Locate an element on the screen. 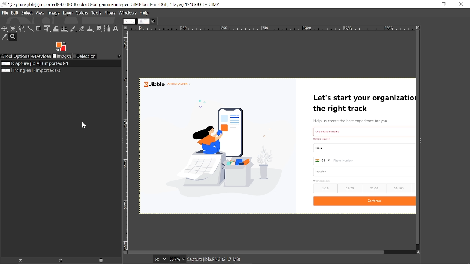 The height and width of the screenshot is (264, 470). The active background/foreground color is located at coordinates (60, 46).